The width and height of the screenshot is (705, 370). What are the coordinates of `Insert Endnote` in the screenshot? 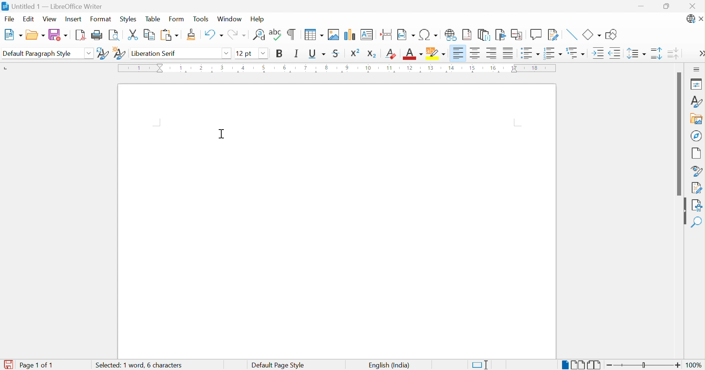 It's located at (484, 35).